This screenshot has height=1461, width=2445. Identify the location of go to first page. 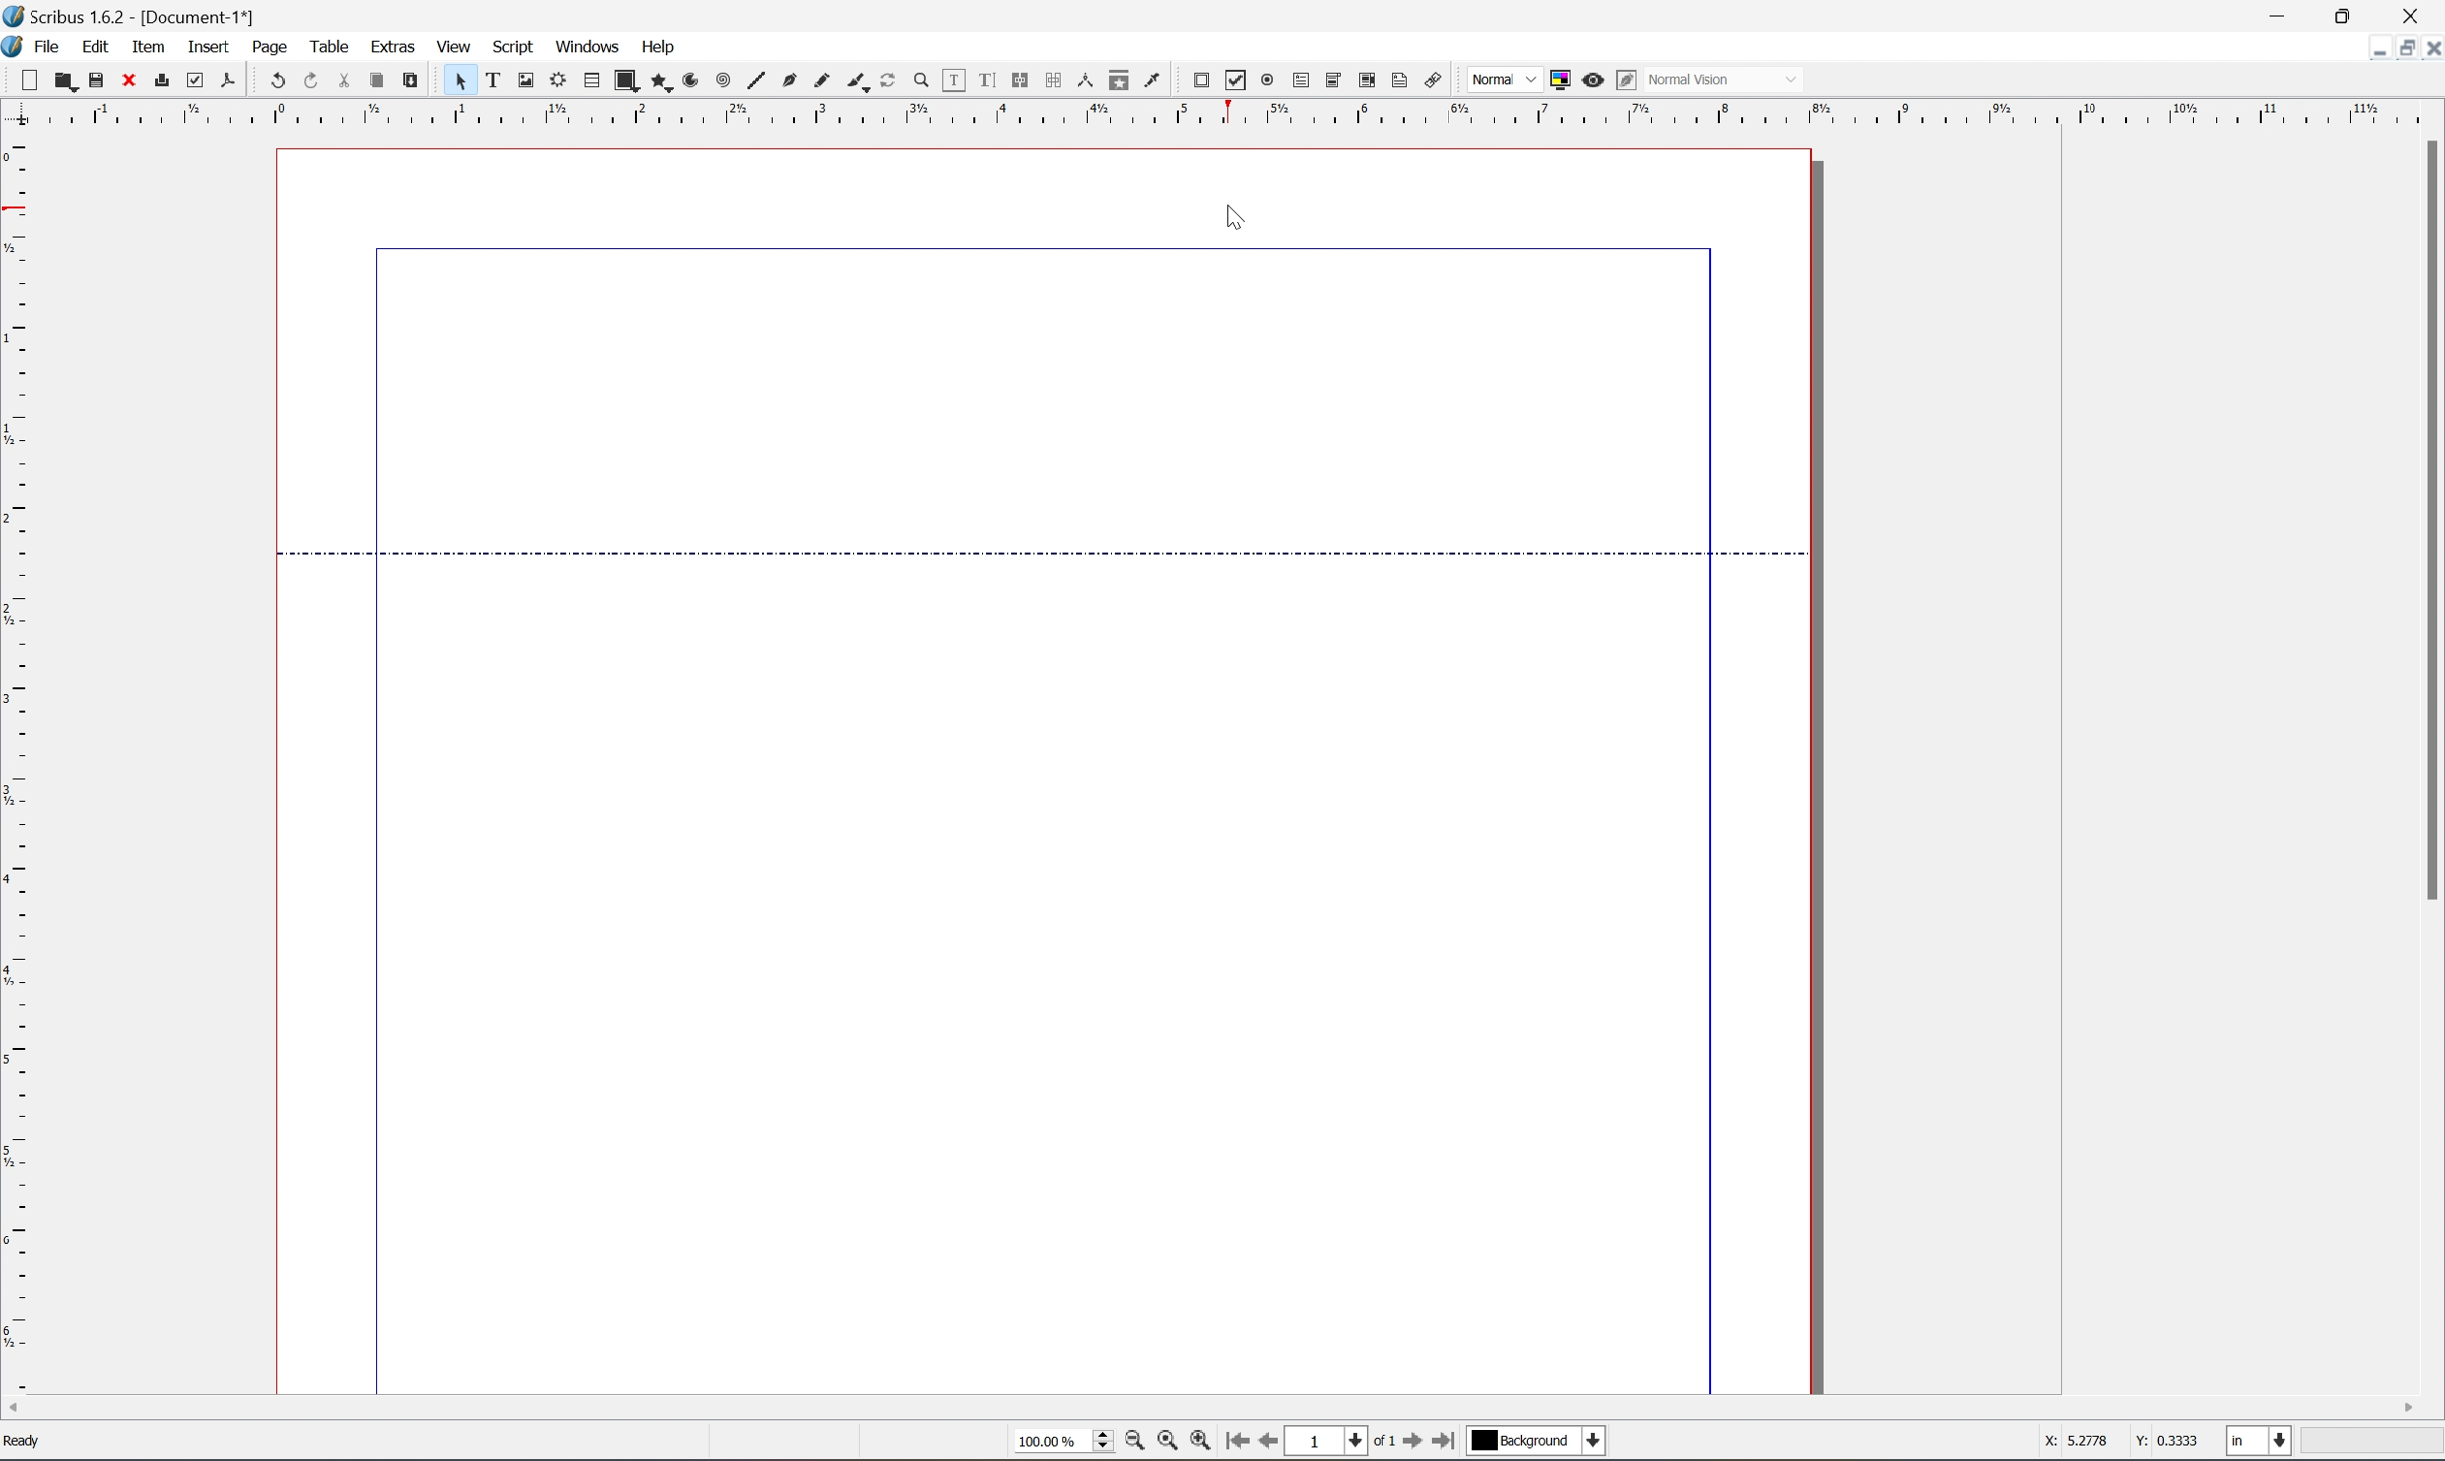
(1240, 1444).